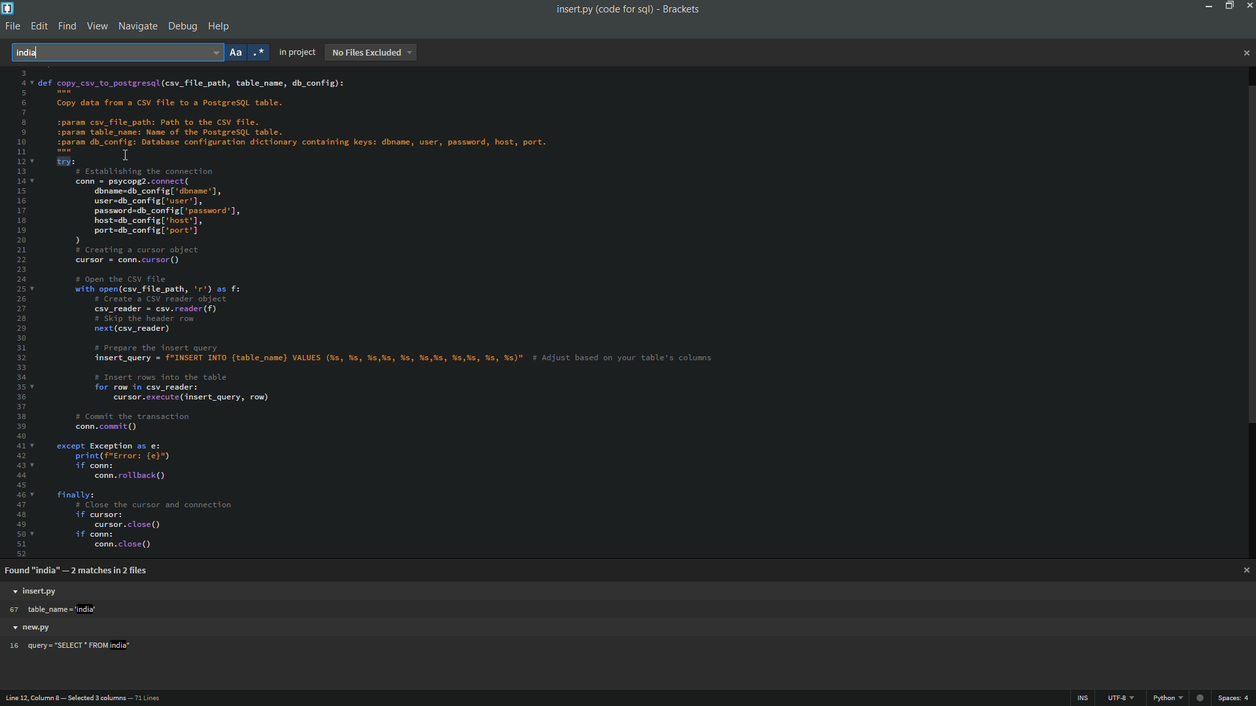 The width and height of the screenshot is (1256, 706). What do you see at coordinates (1246, 571) in the screenshot?
I see `close` at bounding box center [1246, 571].